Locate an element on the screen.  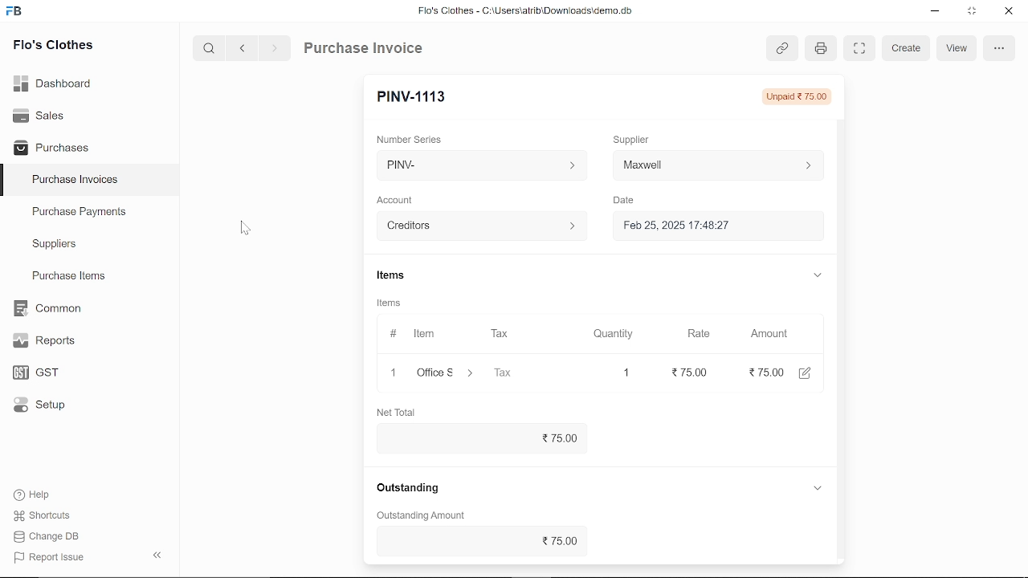
0.00 is located at coordinates (766, 373).